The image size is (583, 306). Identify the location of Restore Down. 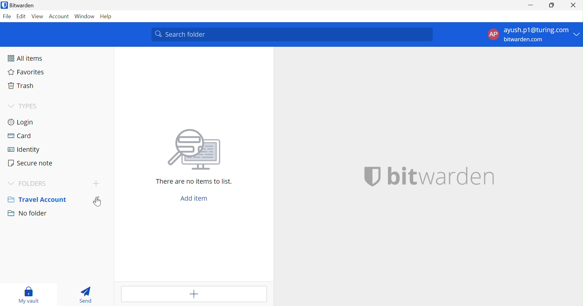
(551, 6).